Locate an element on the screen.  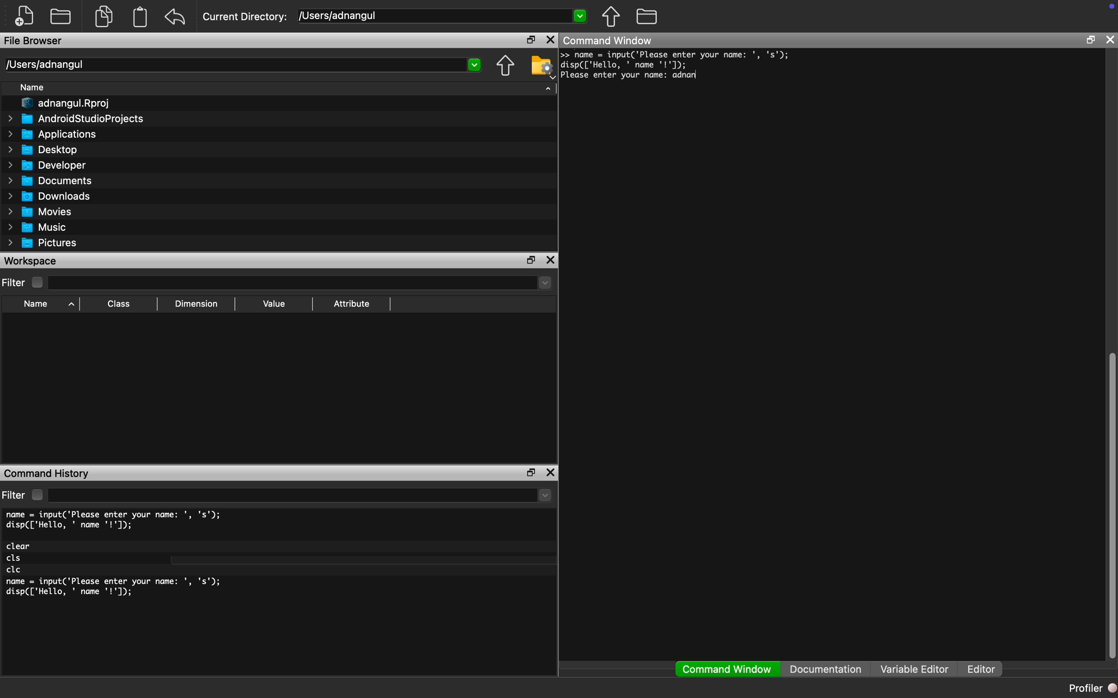
dropdown is located at coordinates (475, 65).